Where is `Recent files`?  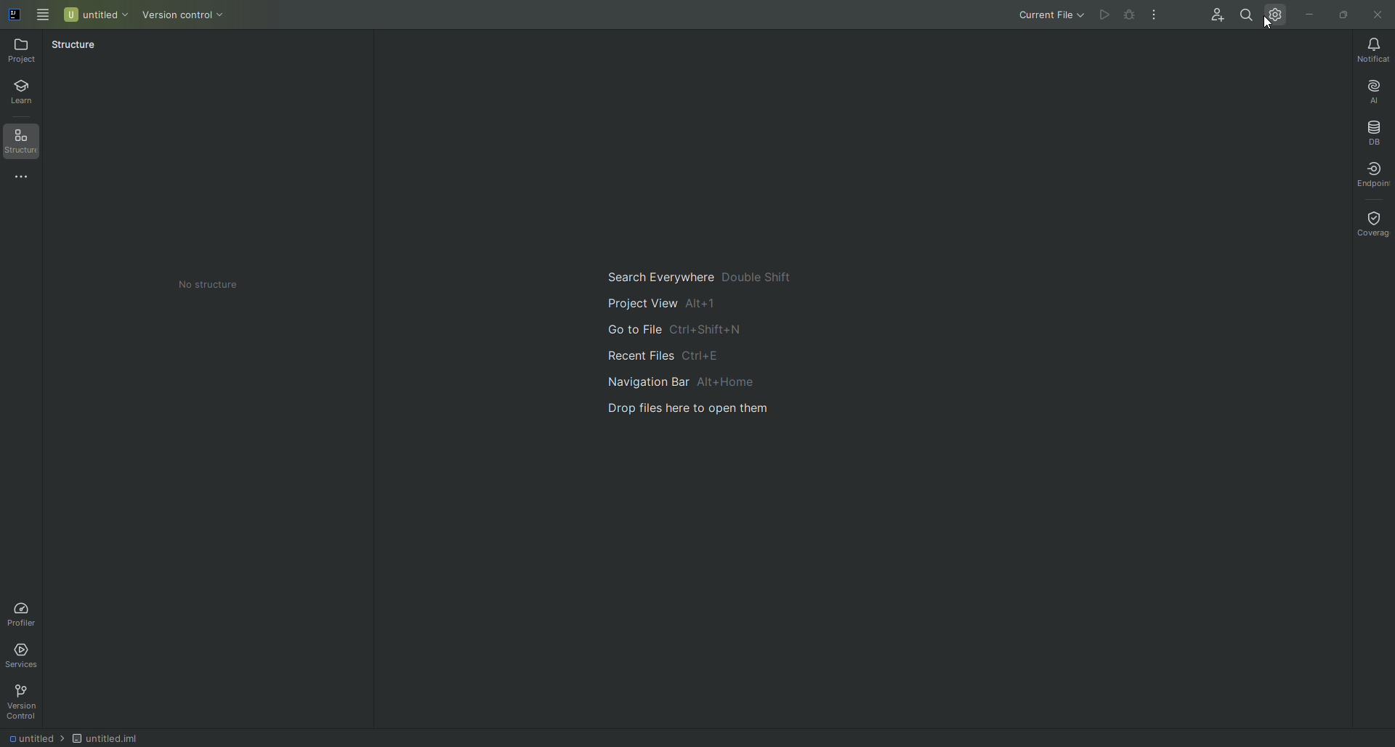 Recent files is located at coordinates (708, 358).